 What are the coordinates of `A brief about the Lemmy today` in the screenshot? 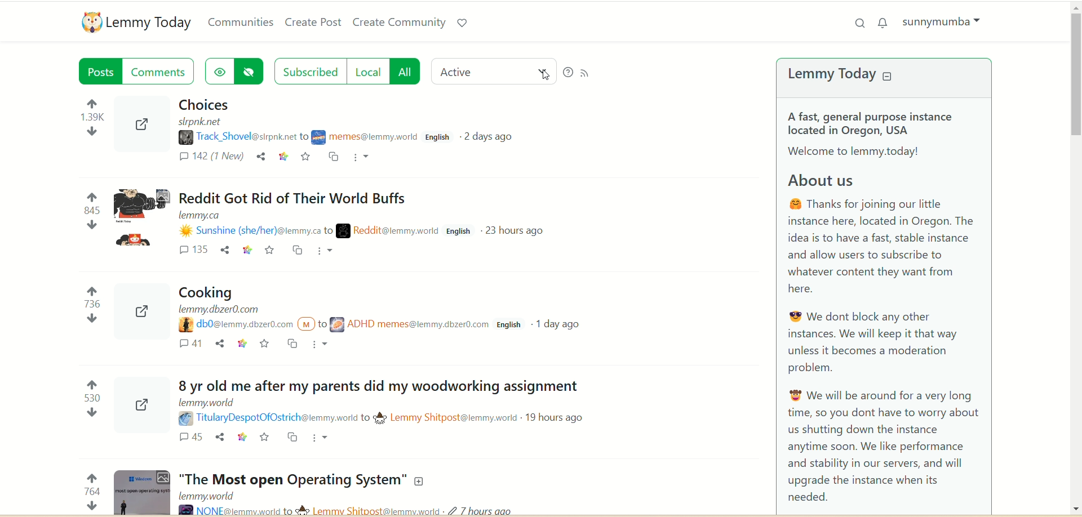 It's located at (885, 308).